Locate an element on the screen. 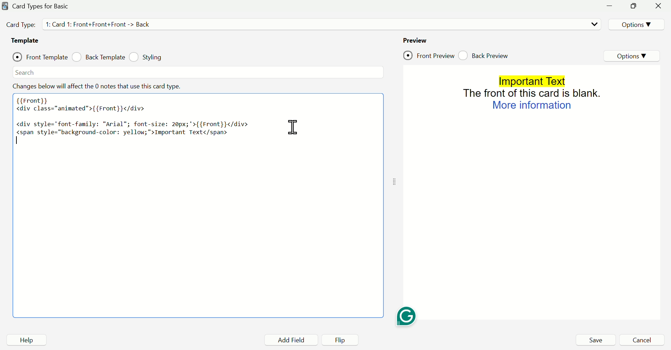  Card Types for Basic is located at coordinates (41, 6).